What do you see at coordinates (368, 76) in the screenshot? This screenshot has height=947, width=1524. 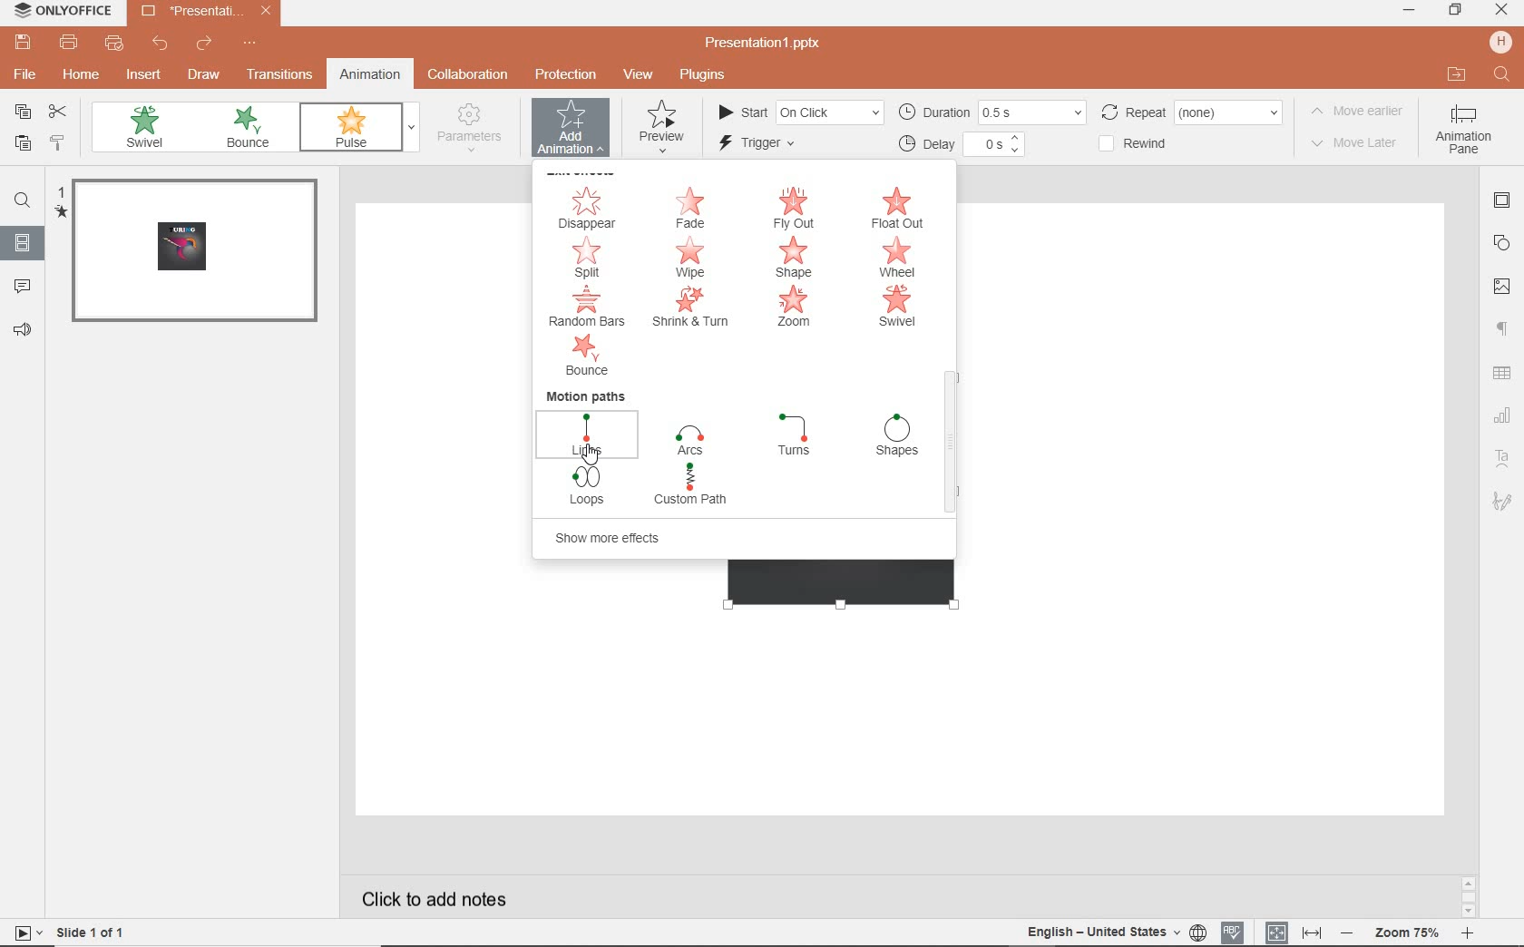 I see `animation` at bounding box center [368, 76].